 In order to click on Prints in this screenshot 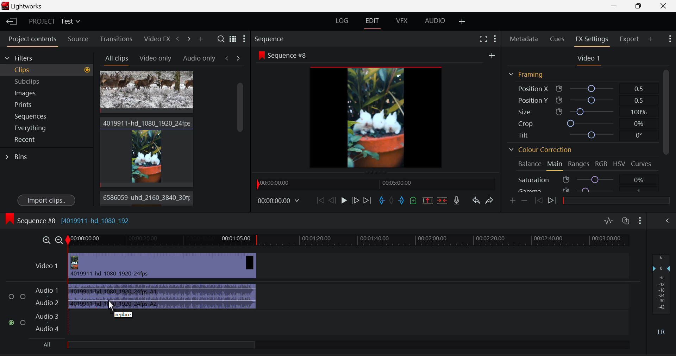, I will do `click(47, 104)`.